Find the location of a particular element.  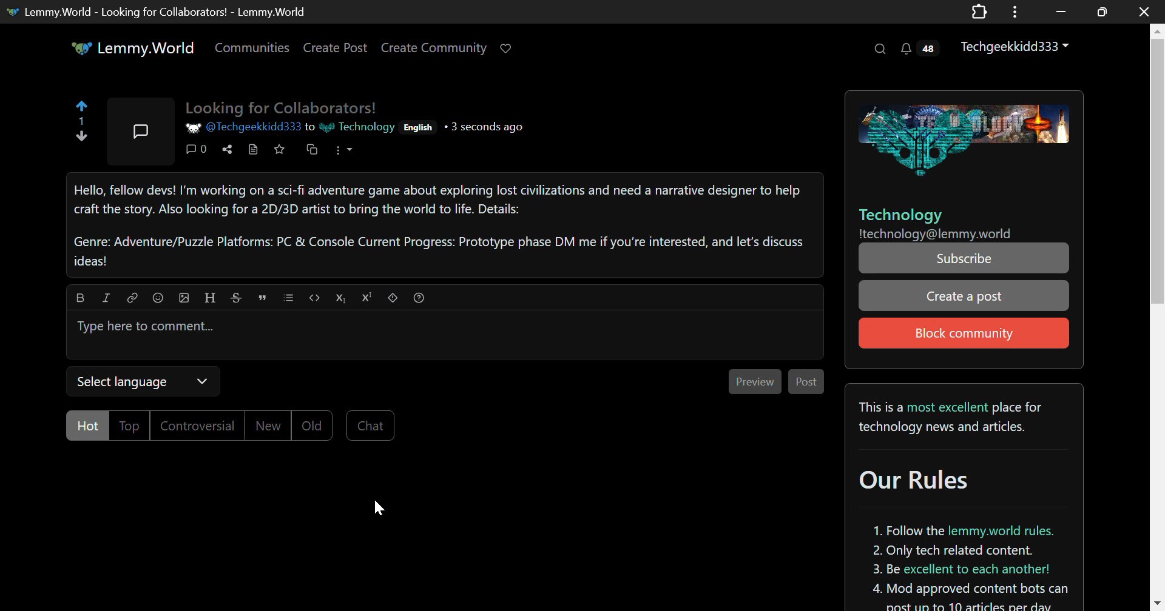

upload image is located at coordinates (184, 297).